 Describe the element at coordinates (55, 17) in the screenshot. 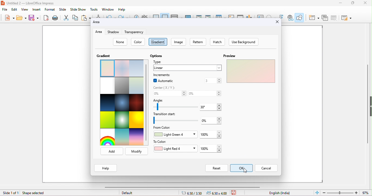

I see `print` at that location.